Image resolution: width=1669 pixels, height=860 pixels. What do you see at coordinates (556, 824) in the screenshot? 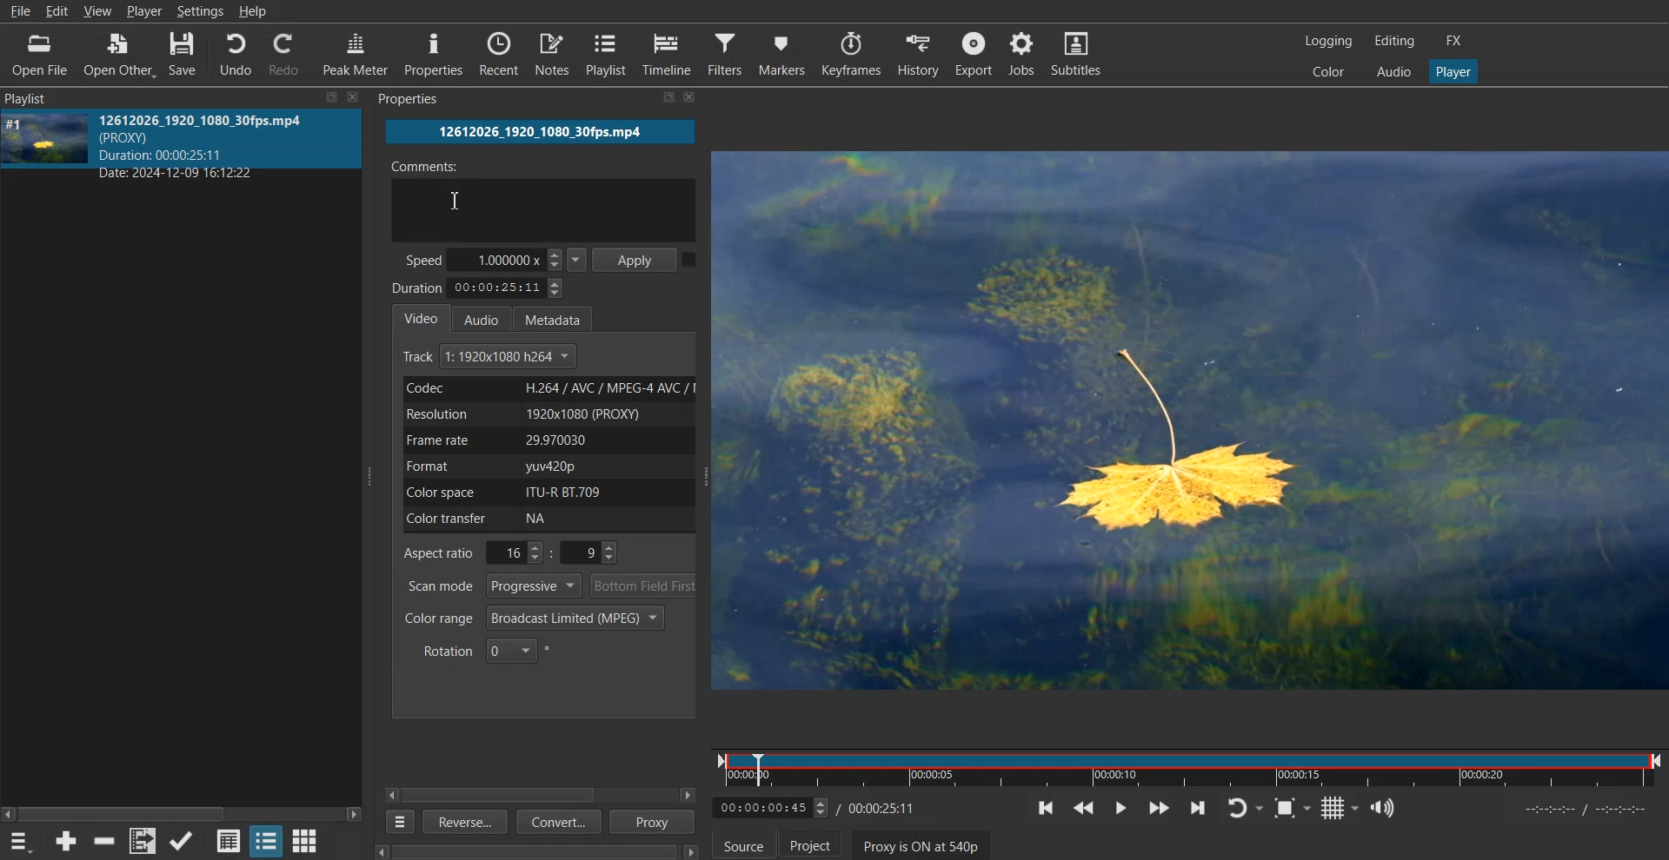
I see `Convert` at bounding box center [556, 824].